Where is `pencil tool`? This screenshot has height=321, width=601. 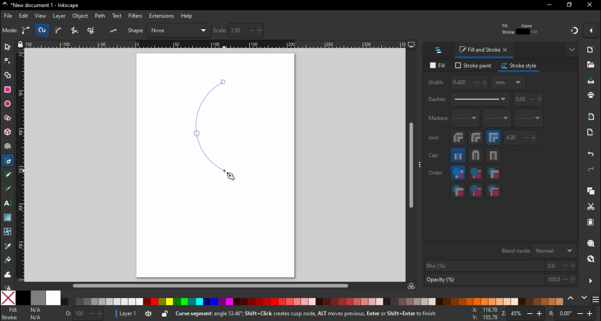 pencil tool is located at coordinates (8, 178).